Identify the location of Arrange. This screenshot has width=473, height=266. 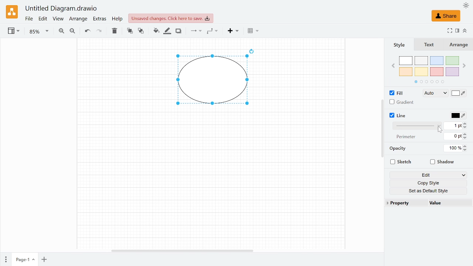
(459, 45).